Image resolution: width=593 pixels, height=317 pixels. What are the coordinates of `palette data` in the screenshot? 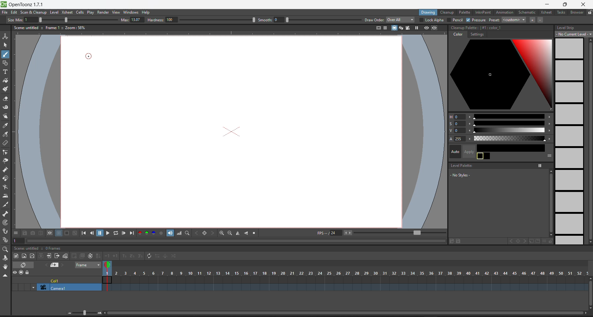 It's located at (477, 27).